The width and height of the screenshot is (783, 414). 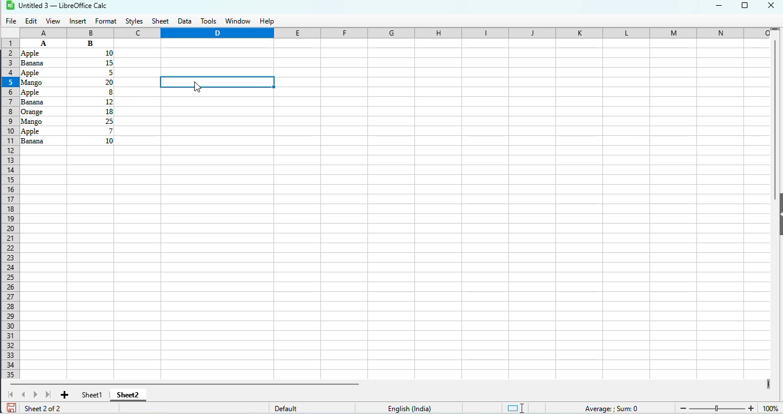 What do you see at coordinates (11, 408) in the screenshot?
I see `click to save document` at bounding box center [11, 408].